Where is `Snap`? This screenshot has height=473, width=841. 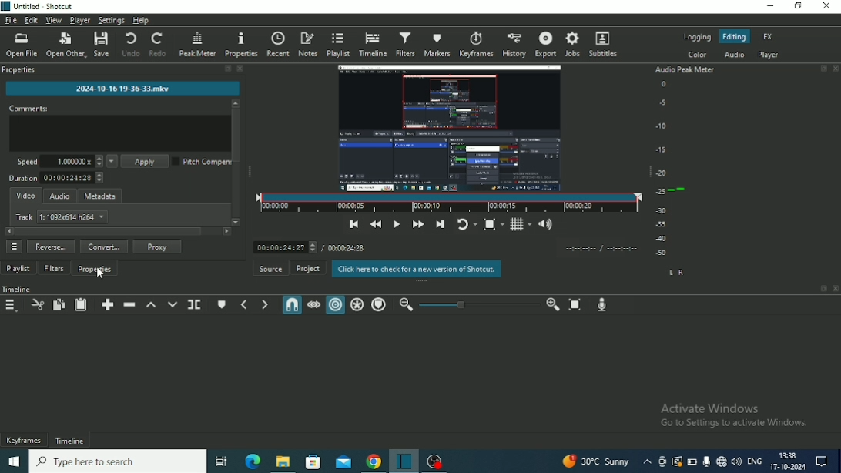
Snap is located at coordinates (291, 304).